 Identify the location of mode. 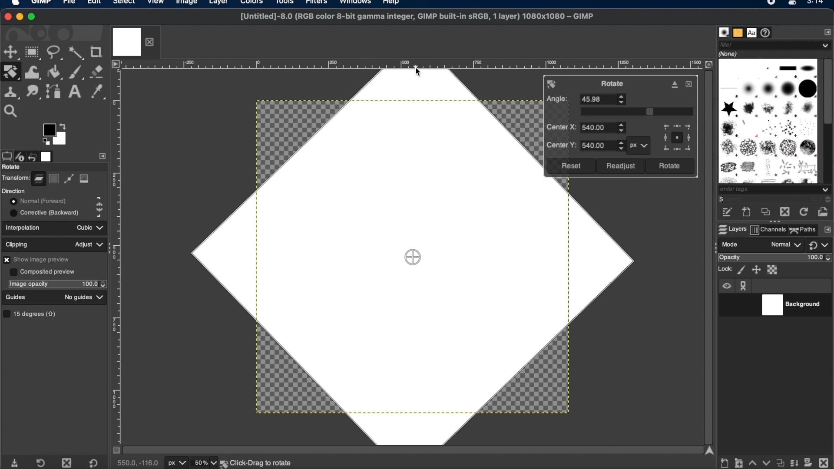
(731, 244).